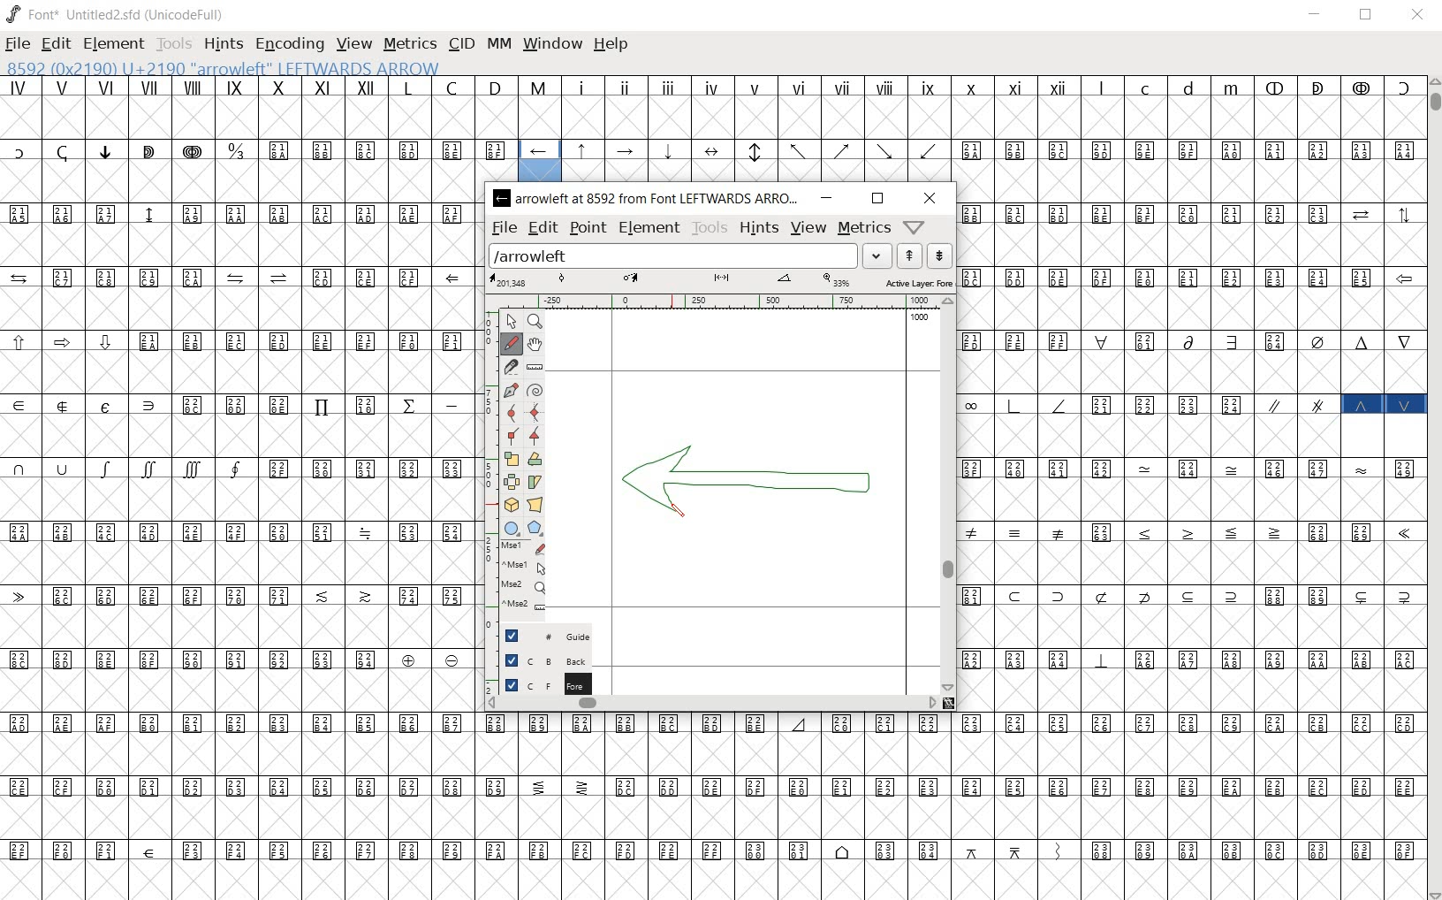  Describe the element at coordinates (539, 160) in the screenshot. I see `glyph slot` at that location.